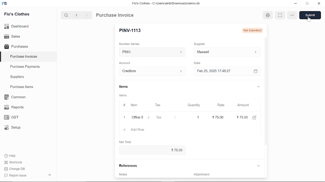  I want to click on not submitted, so click(251, 30).